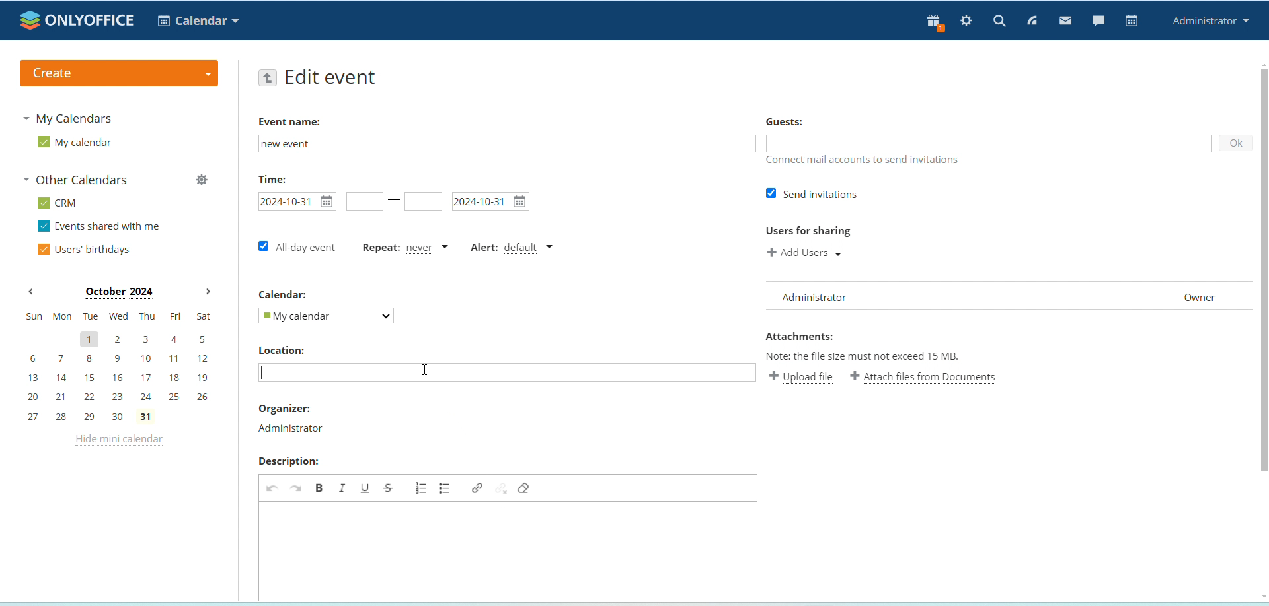  I want to click on calendar, so click(1132, 21).